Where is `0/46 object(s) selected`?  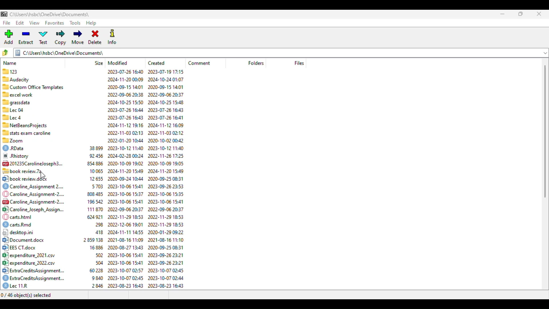
0/46 object(s) selected is located at coordinates (26, 295).